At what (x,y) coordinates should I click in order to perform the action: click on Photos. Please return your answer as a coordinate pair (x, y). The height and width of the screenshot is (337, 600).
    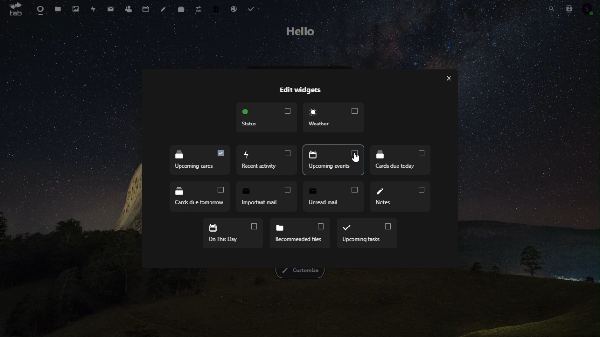
    Looking at the image, I should click on (76, 8).